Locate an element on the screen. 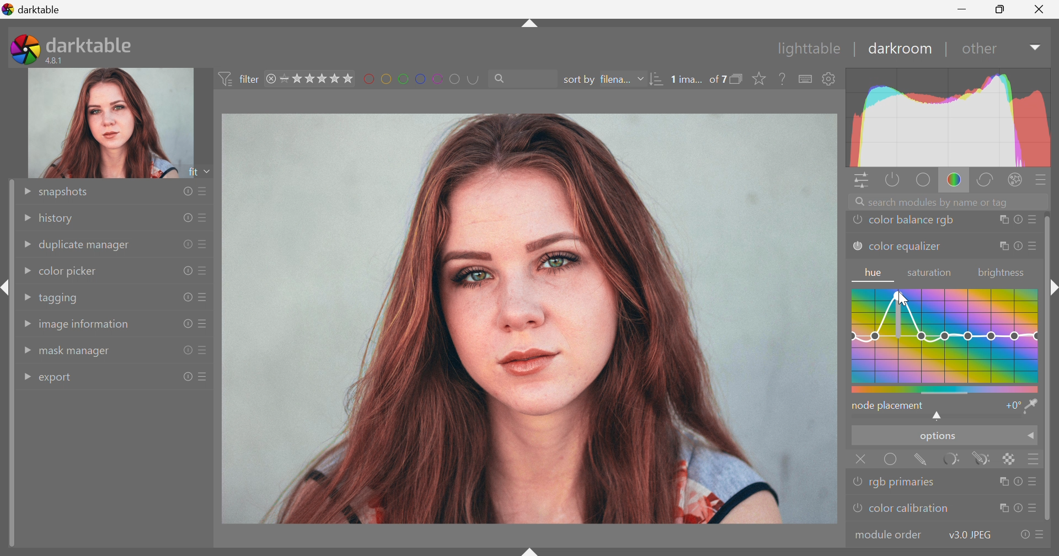 The height and width of the screenshot is (556, 1059). shift+ctrl+l is located at coordinates (7, 287).